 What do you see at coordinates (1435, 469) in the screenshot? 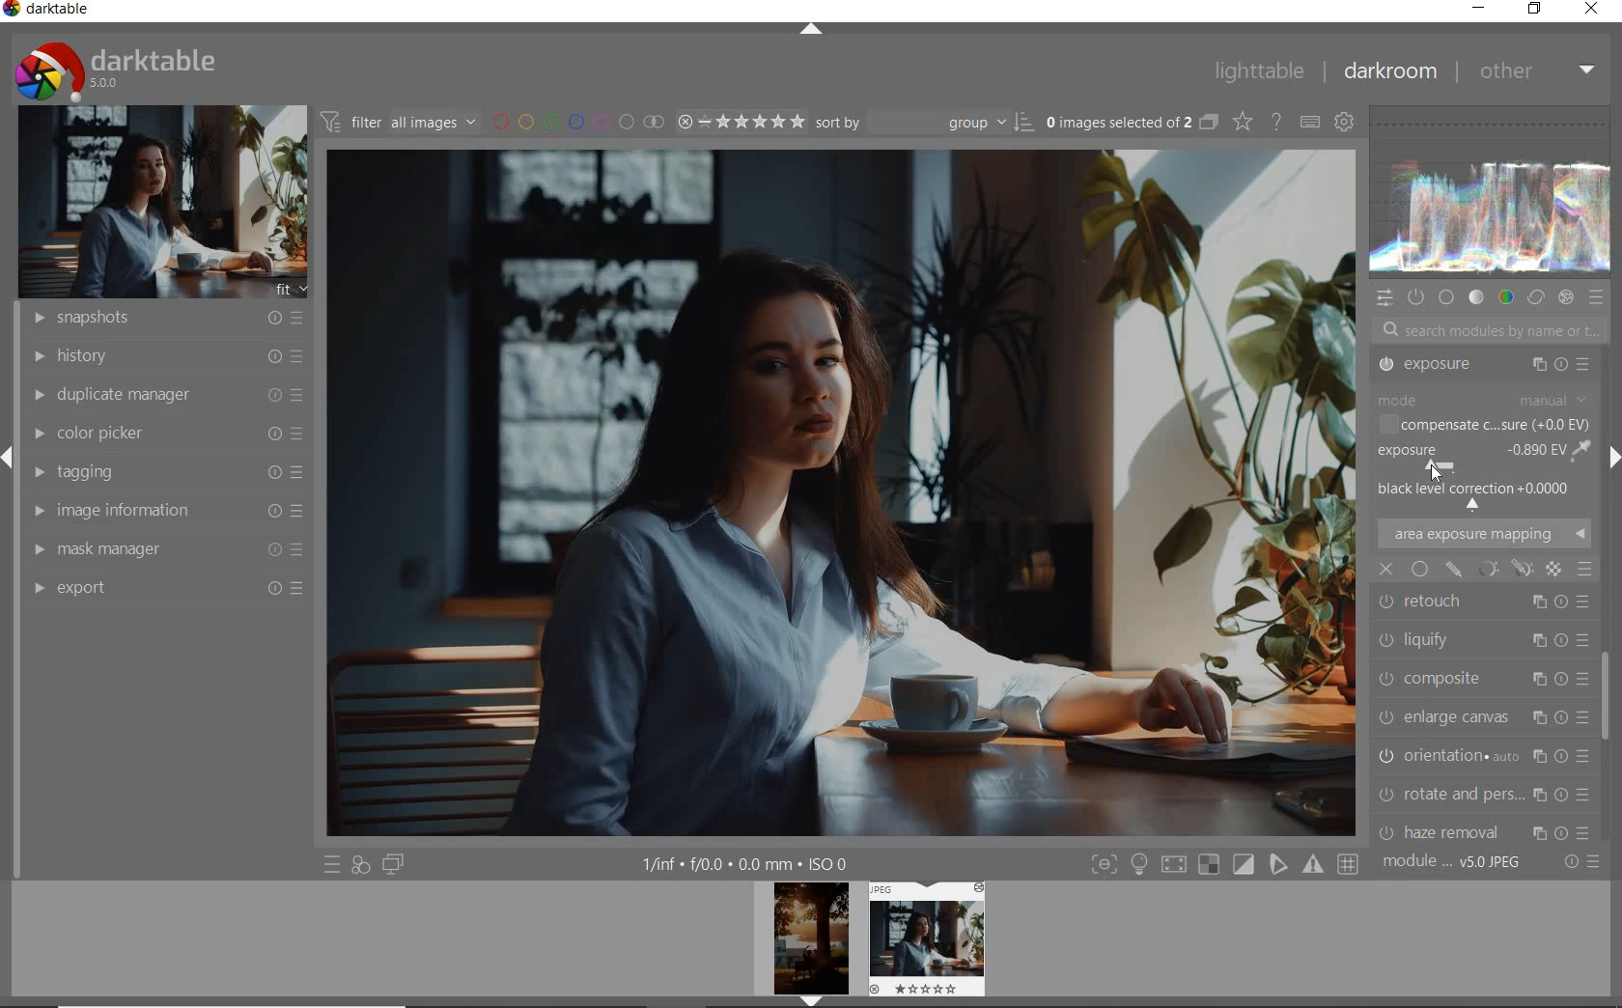
I see `CURSOR POSITION` at bounding box center [1435, 469].